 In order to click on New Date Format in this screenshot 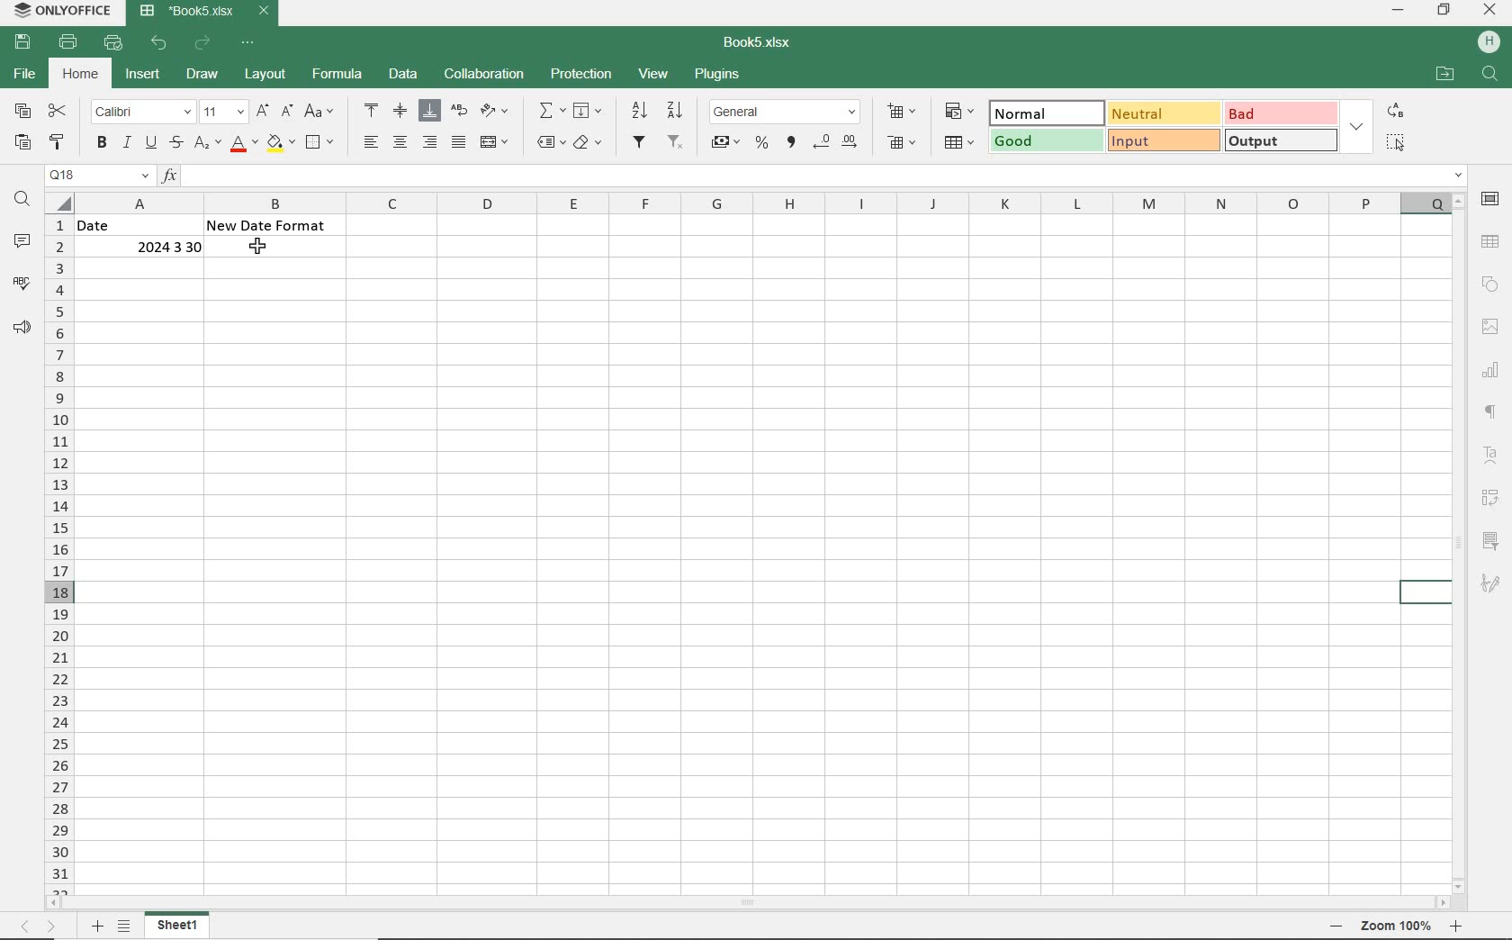, I will do `click(271, 225)`.